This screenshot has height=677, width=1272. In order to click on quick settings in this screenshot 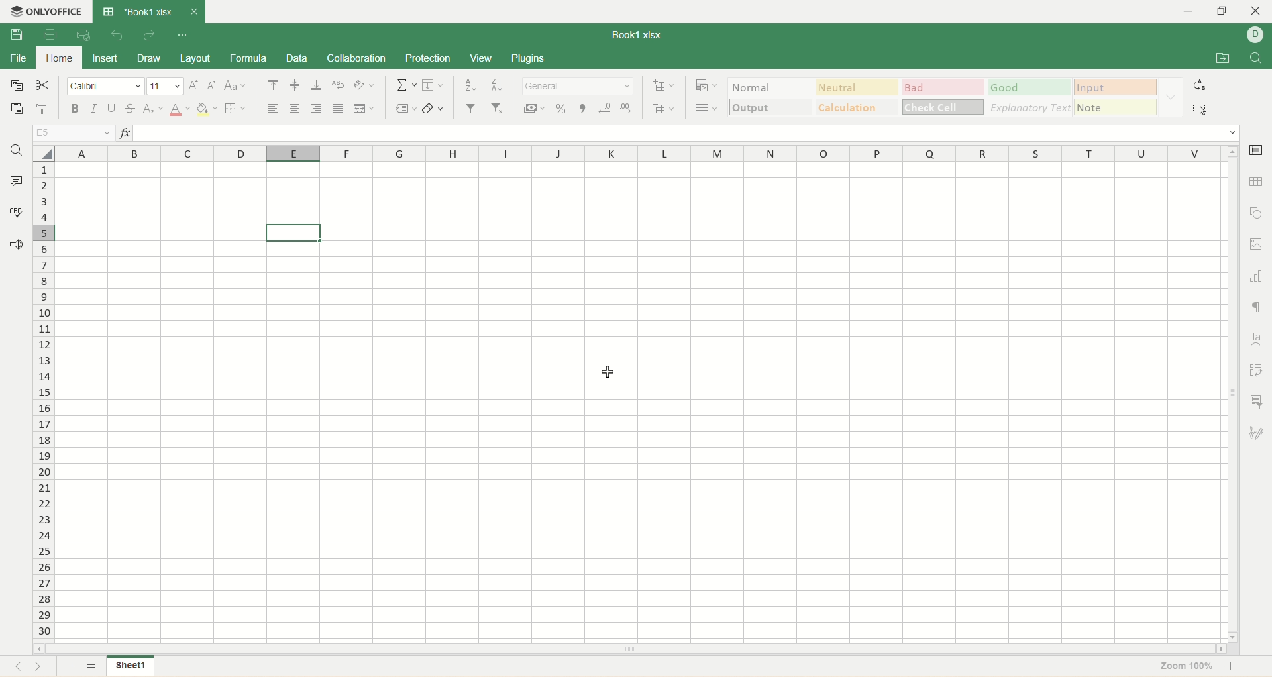, I will do `click(187, 36)`.